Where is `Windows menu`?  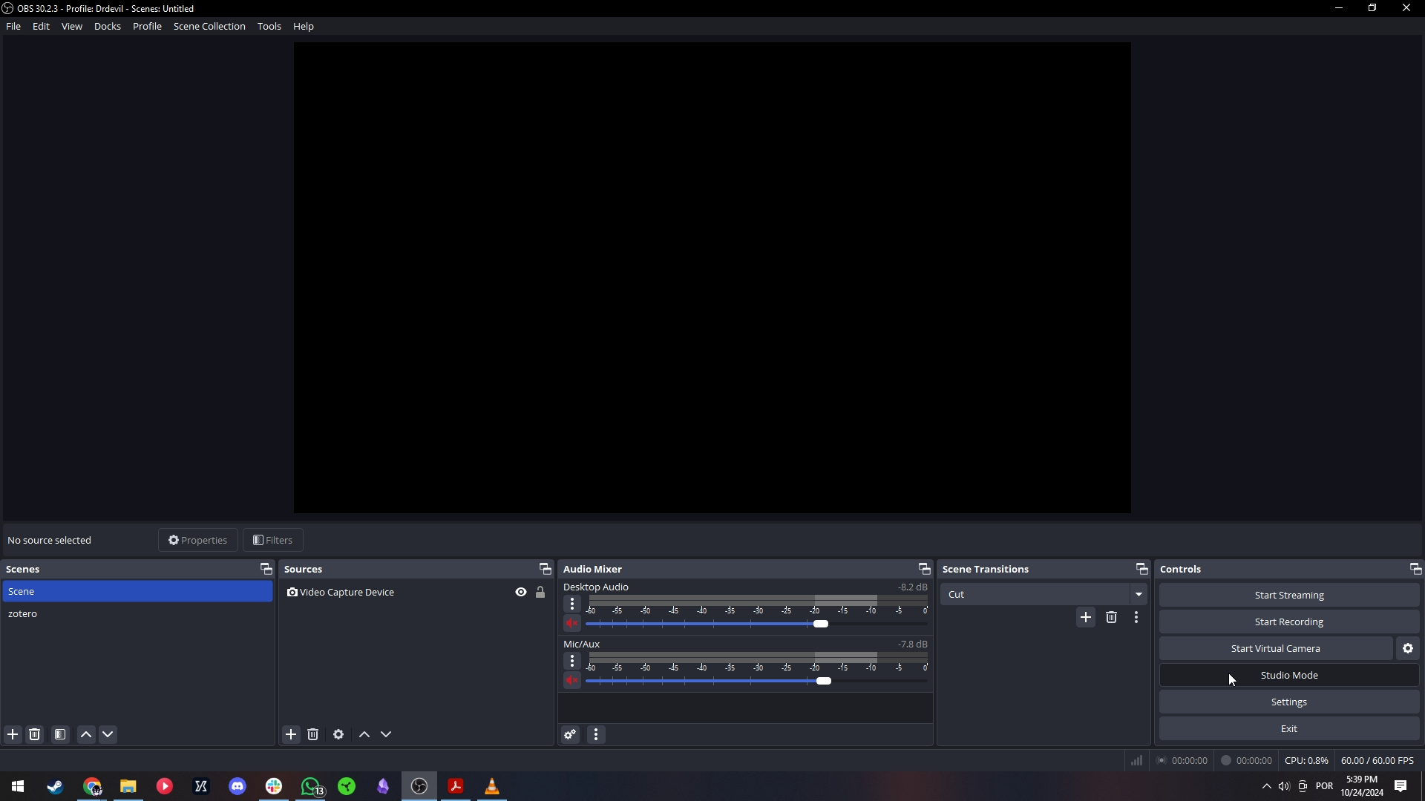 Windows menu is located at coordinates (16, 785).